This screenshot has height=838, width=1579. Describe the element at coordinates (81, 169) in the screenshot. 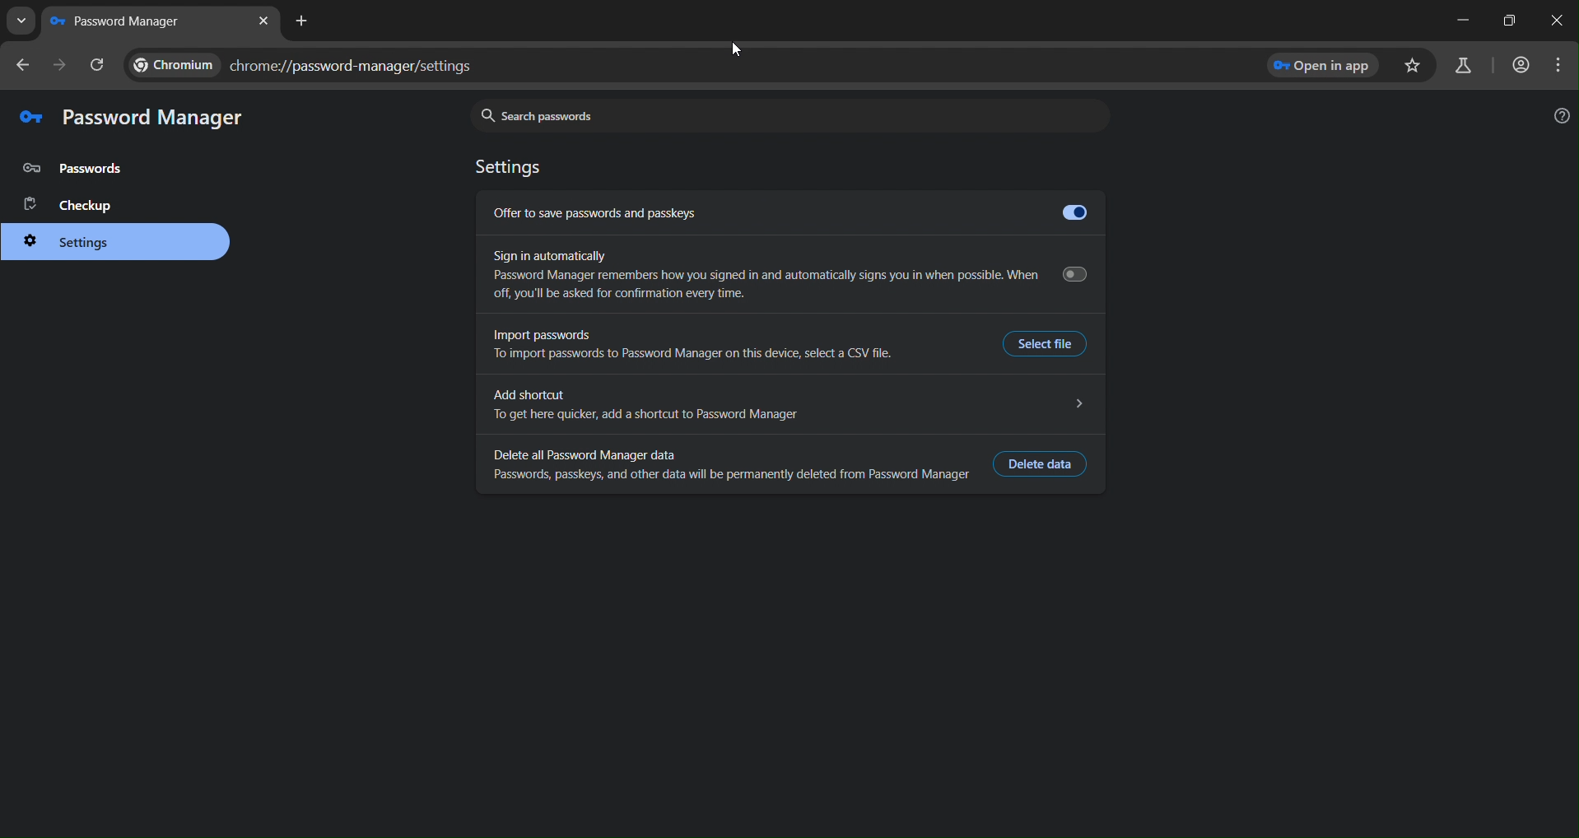

I see `password` at that location.